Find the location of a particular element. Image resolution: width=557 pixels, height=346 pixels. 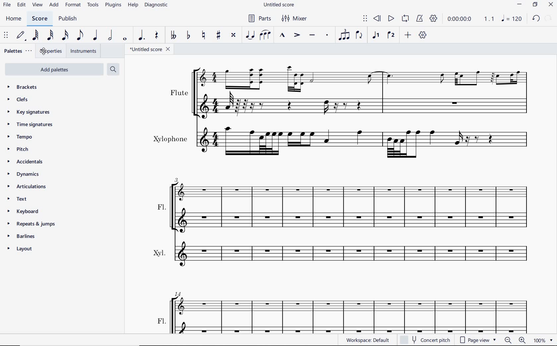

MARCATO is located at coordinates (282, 35).